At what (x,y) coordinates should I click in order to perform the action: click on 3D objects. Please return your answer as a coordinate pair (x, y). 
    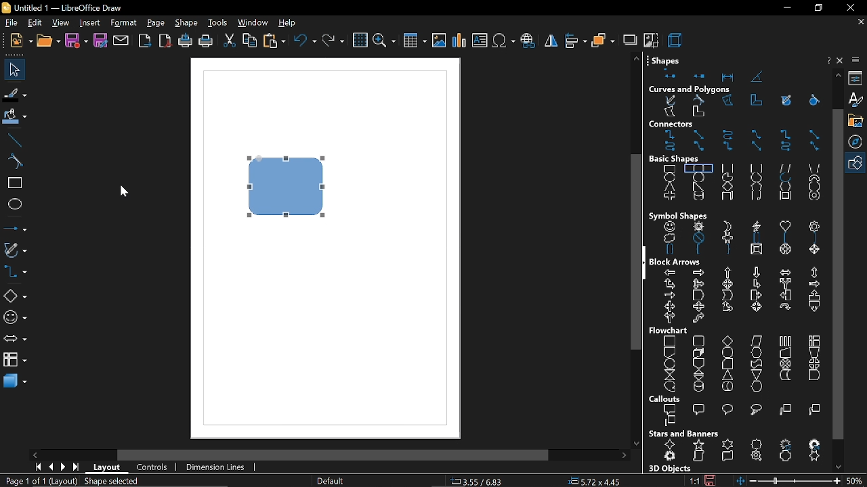
    Looking at the image, I should click on (669, 469).